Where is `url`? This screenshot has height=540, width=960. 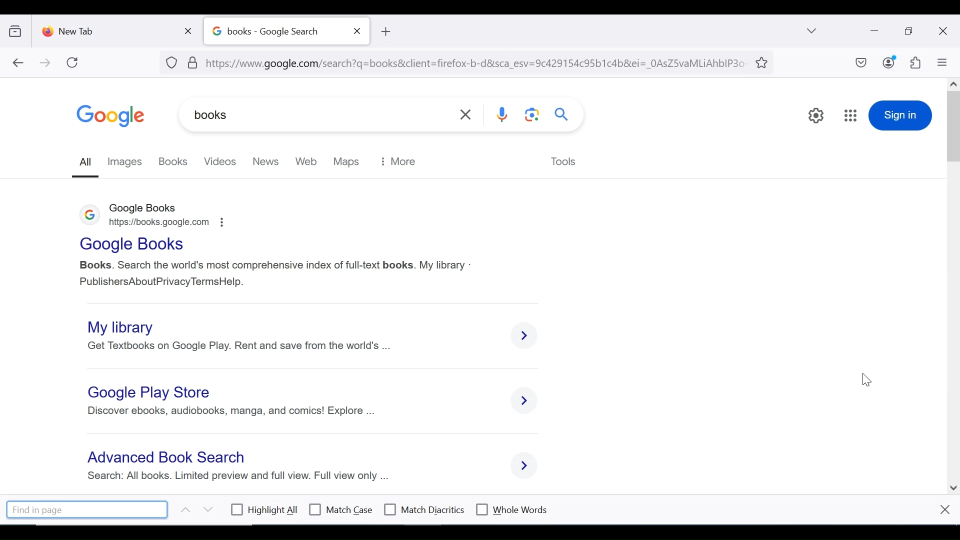 url is located at coordinates (457, 61).